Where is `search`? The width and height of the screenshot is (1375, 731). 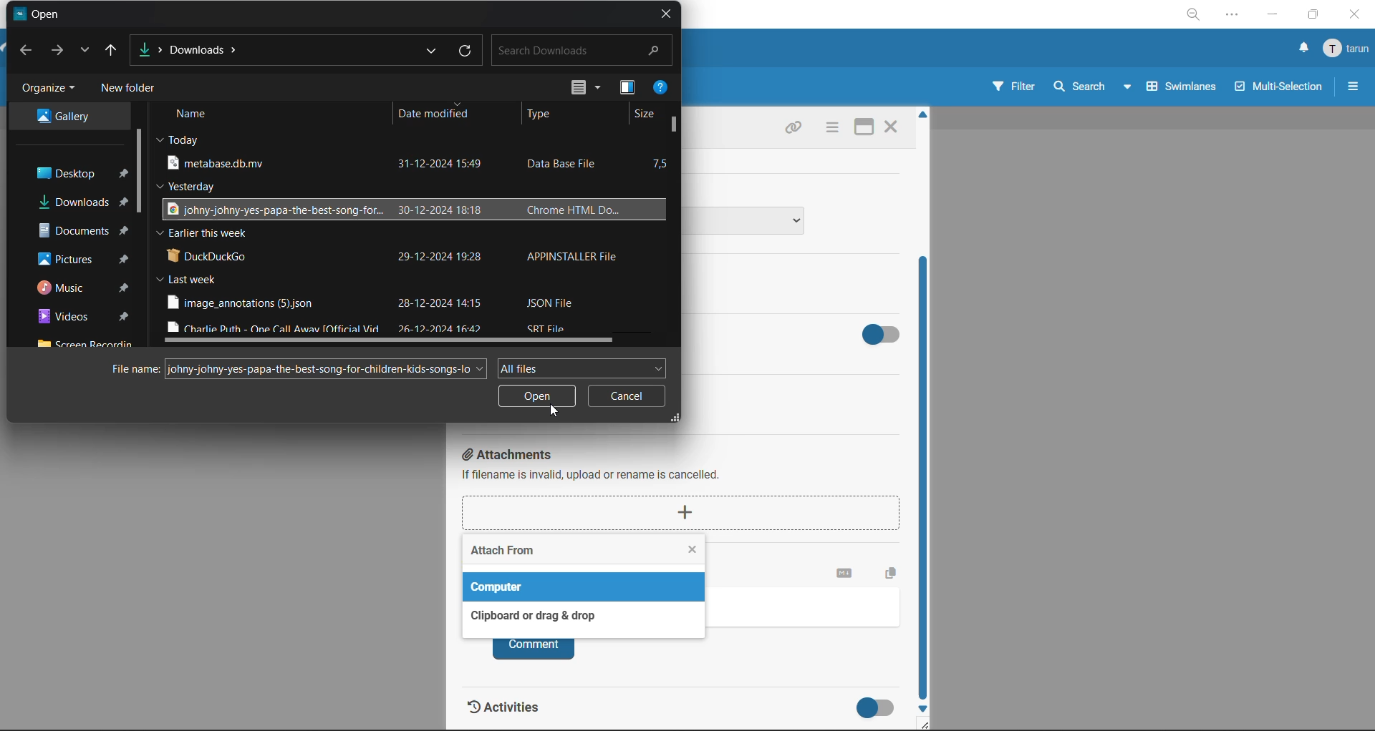
search is located at coordinates (583, 51).